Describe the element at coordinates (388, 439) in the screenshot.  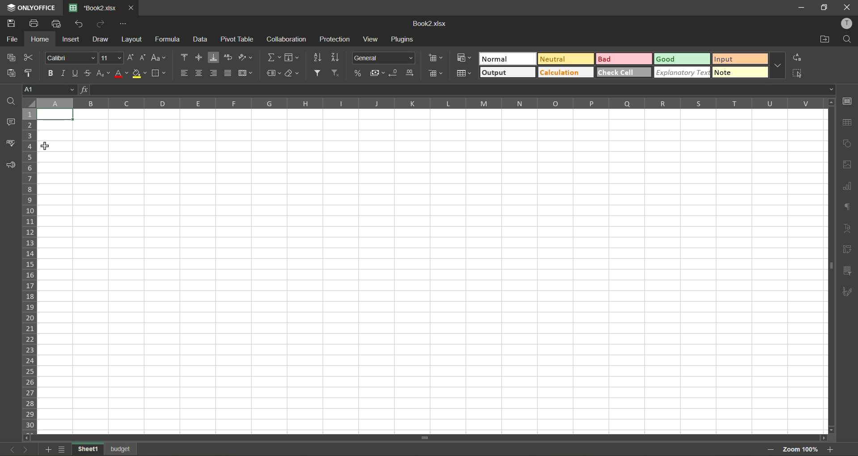
I see `scroll bar` at that location.